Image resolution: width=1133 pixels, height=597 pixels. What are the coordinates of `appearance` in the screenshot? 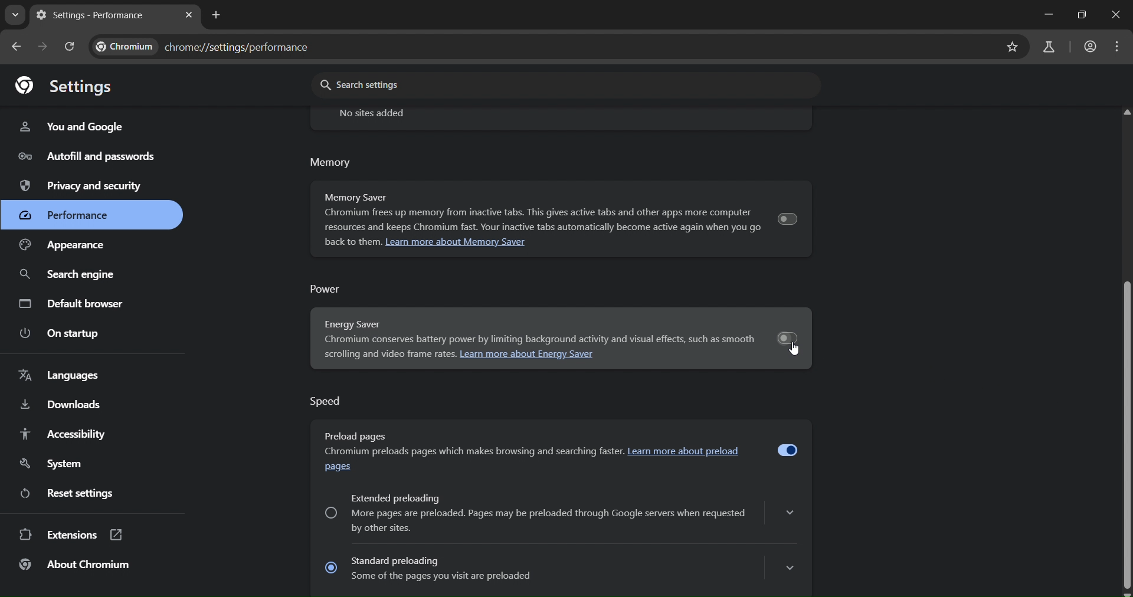 It's located at (77, 244).